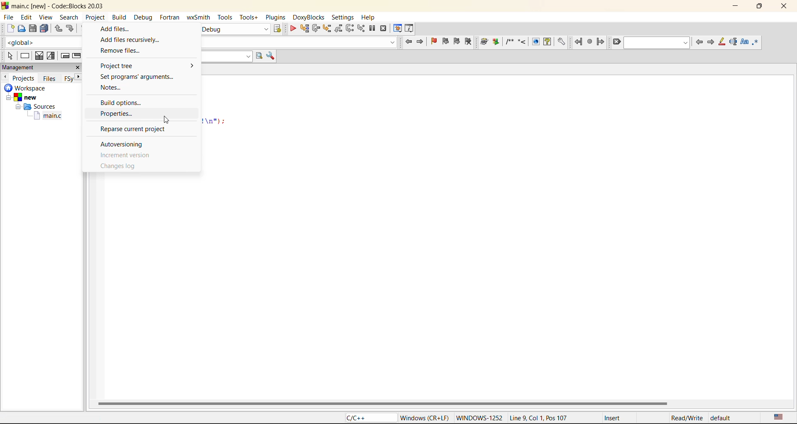 The image size is (797, 424). Describe the element at coordinates (226, 17) in the screenshot. I see `tools` at that location.